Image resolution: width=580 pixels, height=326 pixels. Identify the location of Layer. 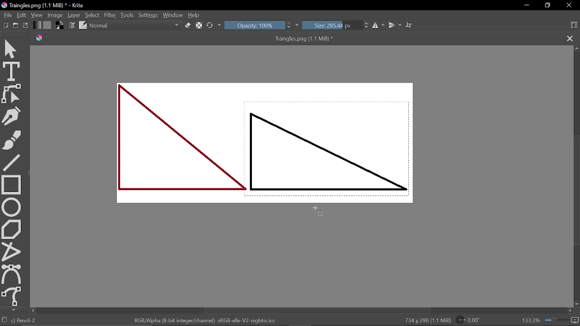
(74, 15).